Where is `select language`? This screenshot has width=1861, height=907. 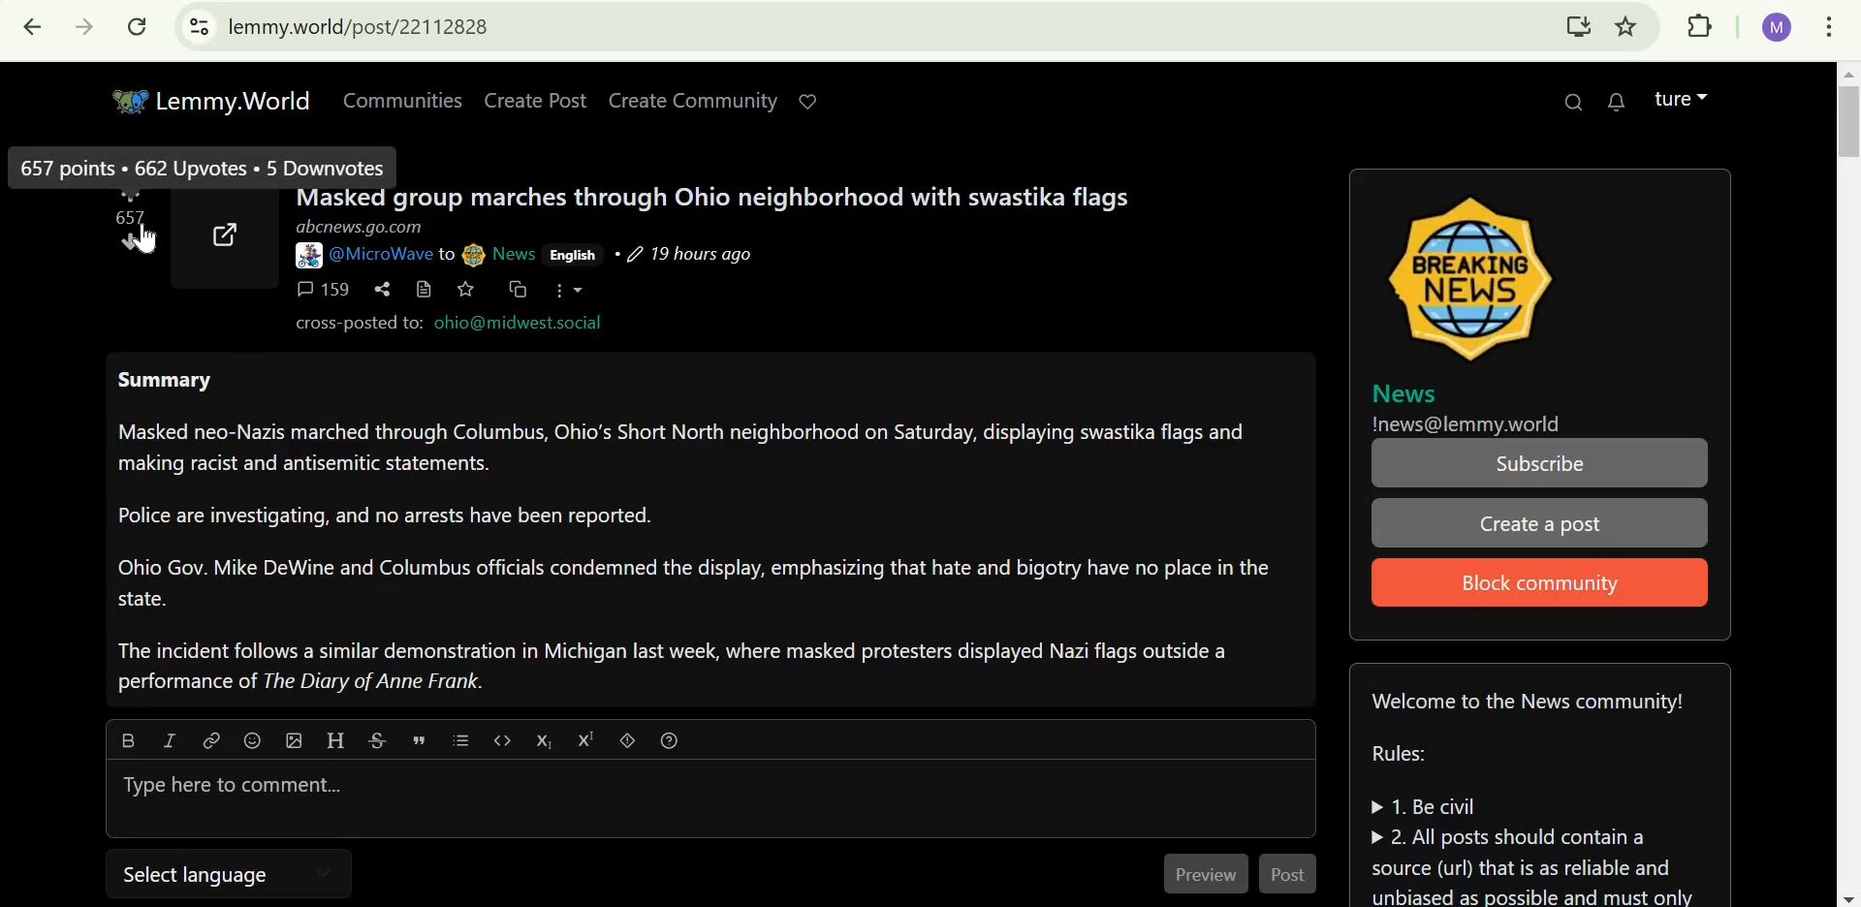 select language is located at coordinates (202, 875).